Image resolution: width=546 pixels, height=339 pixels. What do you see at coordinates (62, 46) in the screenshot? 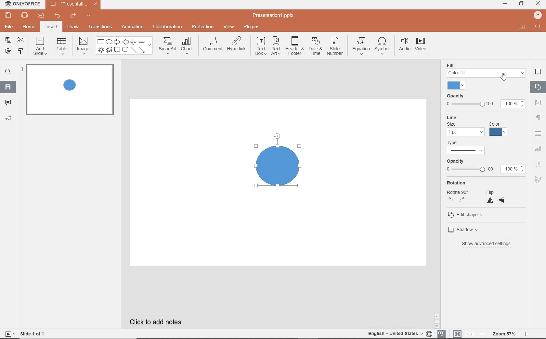
I see `table` at bounding box center [62, 46].